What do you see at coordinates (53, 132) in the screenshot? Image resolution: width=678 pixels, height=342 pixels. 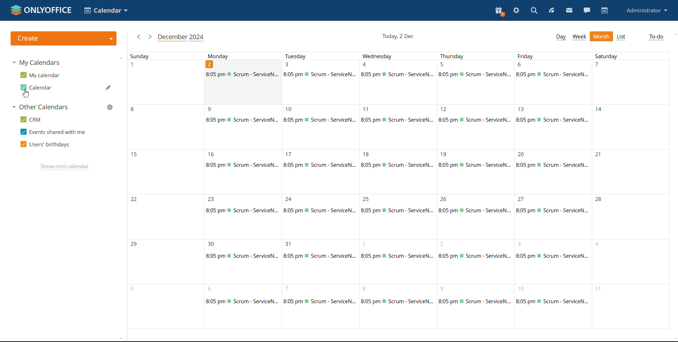 I see `events shared with me` at bounding box center [53, 132].